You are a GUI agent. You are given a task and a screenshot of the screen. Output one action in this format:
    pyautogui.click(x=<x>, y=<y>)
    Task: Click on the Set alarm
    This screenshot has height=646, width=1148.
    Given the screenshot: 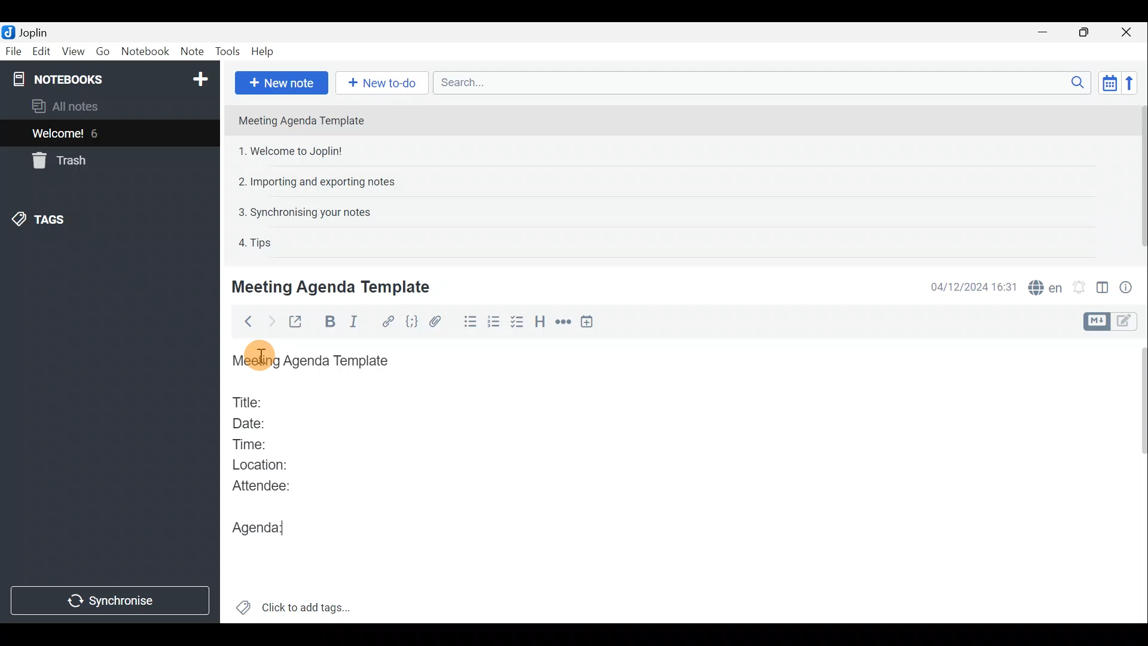 What is the action you would take?
    pyautogui.click(x=1080, y=287)
    